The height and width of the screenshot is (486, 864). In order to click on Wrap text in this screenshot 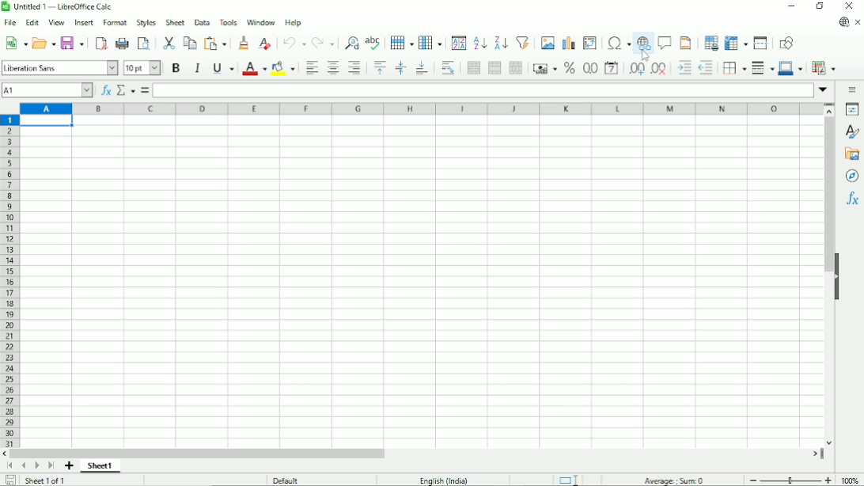, I will do `click(446, 68)`.